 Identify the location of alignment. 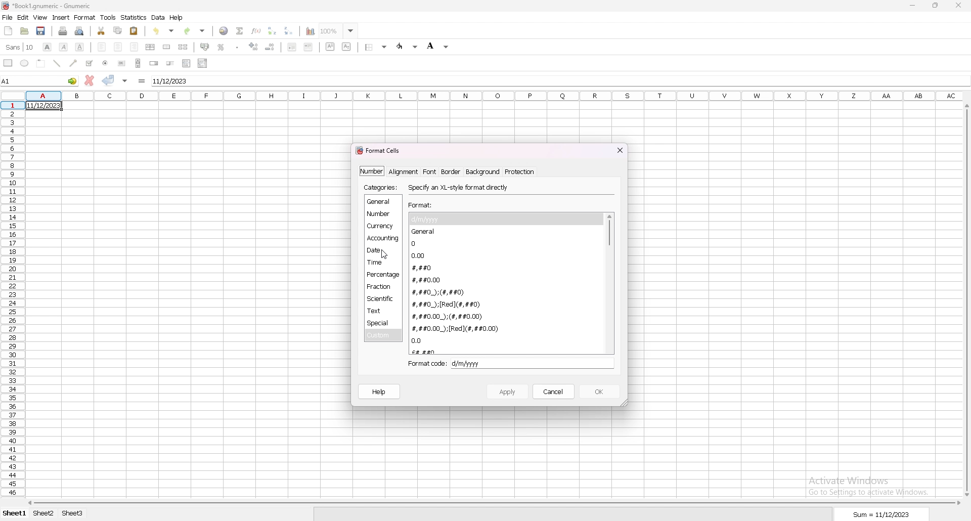
(403, 171).